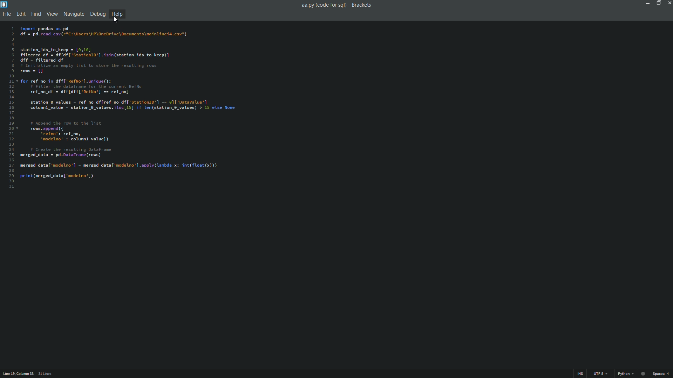 This screenshot has height=378, width=673. What do you see at coordinates (17, 373) in the screenshot?
I see `cursor position - Line 19, column33` at bounding box center [17, 373].